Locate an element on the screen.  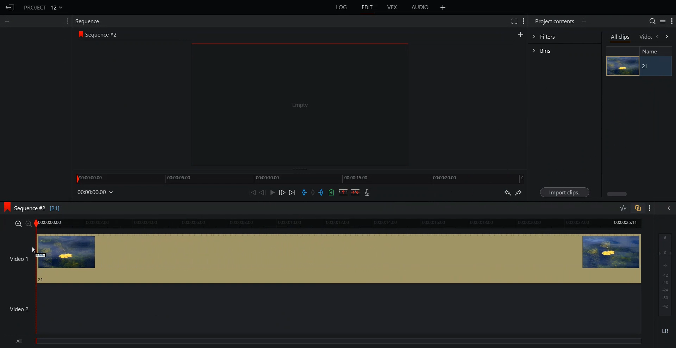
Zoom in is located at coordinates (18, 223).